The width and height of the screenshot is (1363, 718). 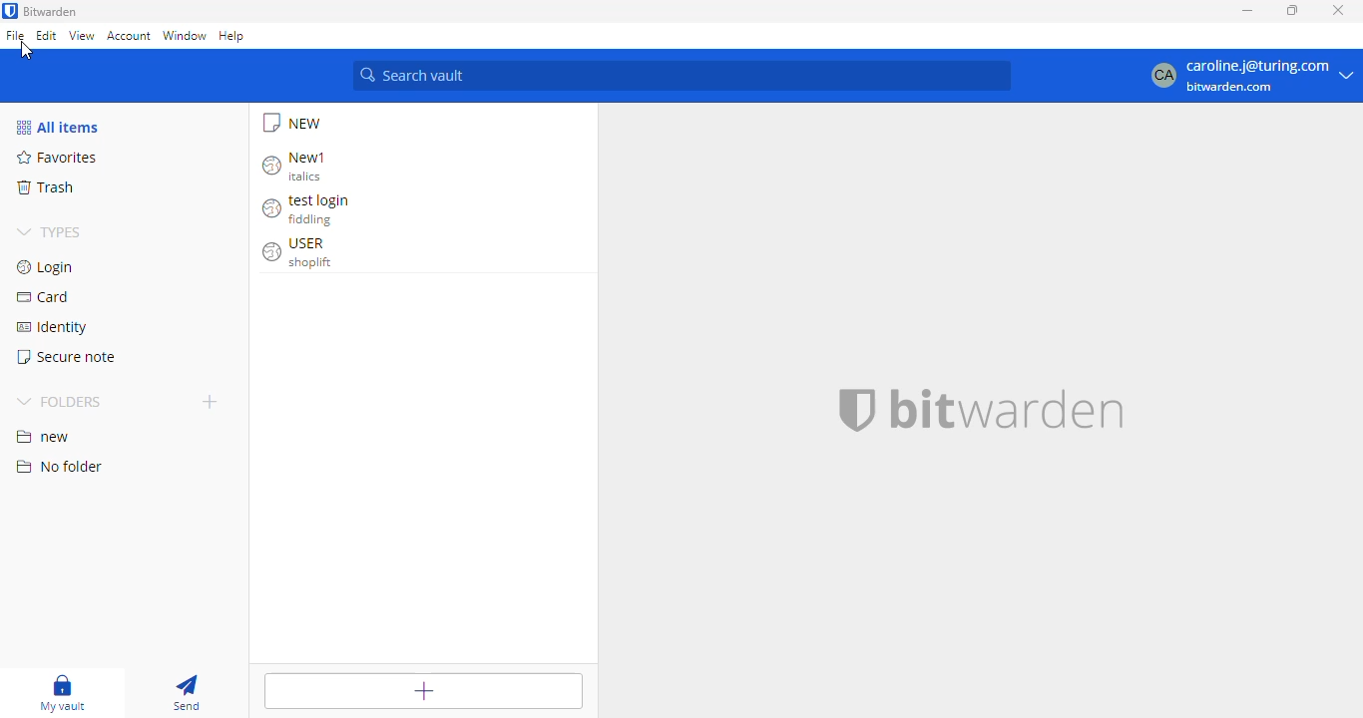 What do you see at coordinates (423, 690) in the screenshot?
I see `add item` at bounding box center [423, 690].